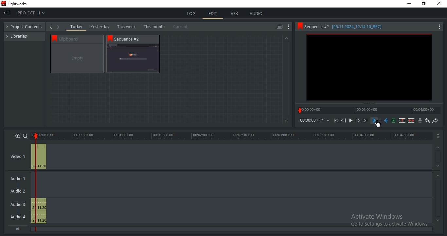 This screenshot has width=447, height=236. Describe the element at coordinates (30, 13) in the screenshot. I see `project 1: Drop down` at that location.